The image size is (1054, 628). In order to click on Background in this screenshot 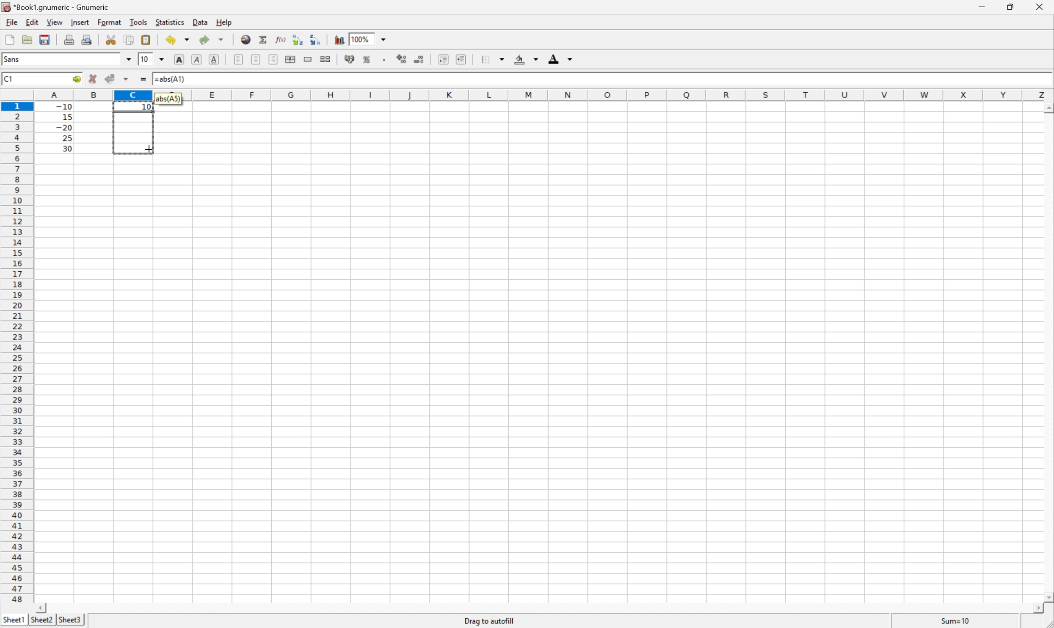, I will do `click(520, 60)`.